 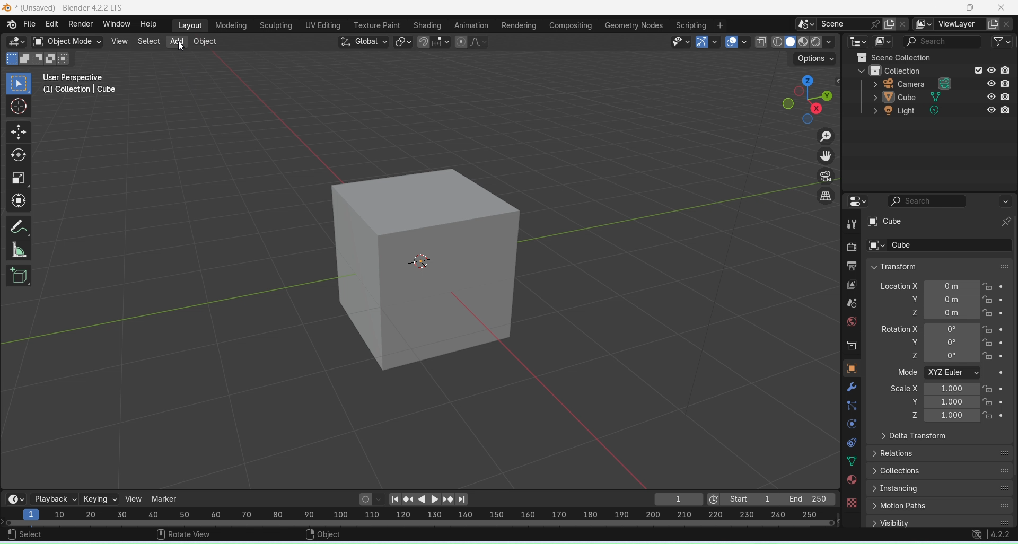 What do you see at coordinates (428, 514) in the screenshot?
I see `scale` at bounding box center [428, 514].